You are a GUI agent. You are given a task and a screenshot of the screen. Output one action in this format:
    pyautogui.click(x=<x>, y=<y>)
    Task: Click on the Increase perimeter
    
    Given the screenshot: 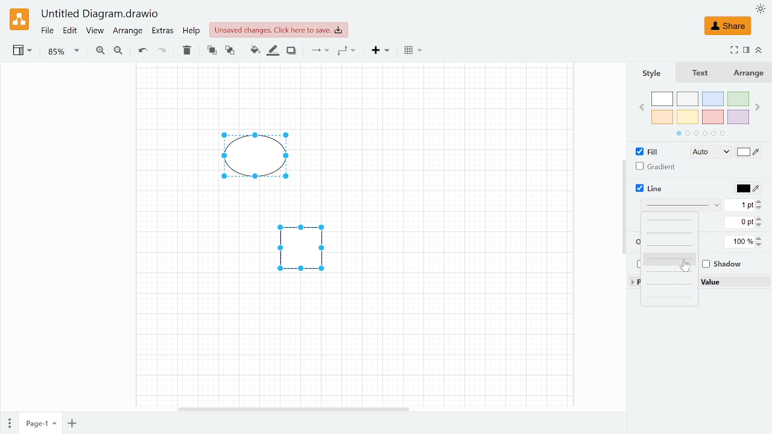 What is the action you would take?
    pyautogui.click(x=761, y=218)
    